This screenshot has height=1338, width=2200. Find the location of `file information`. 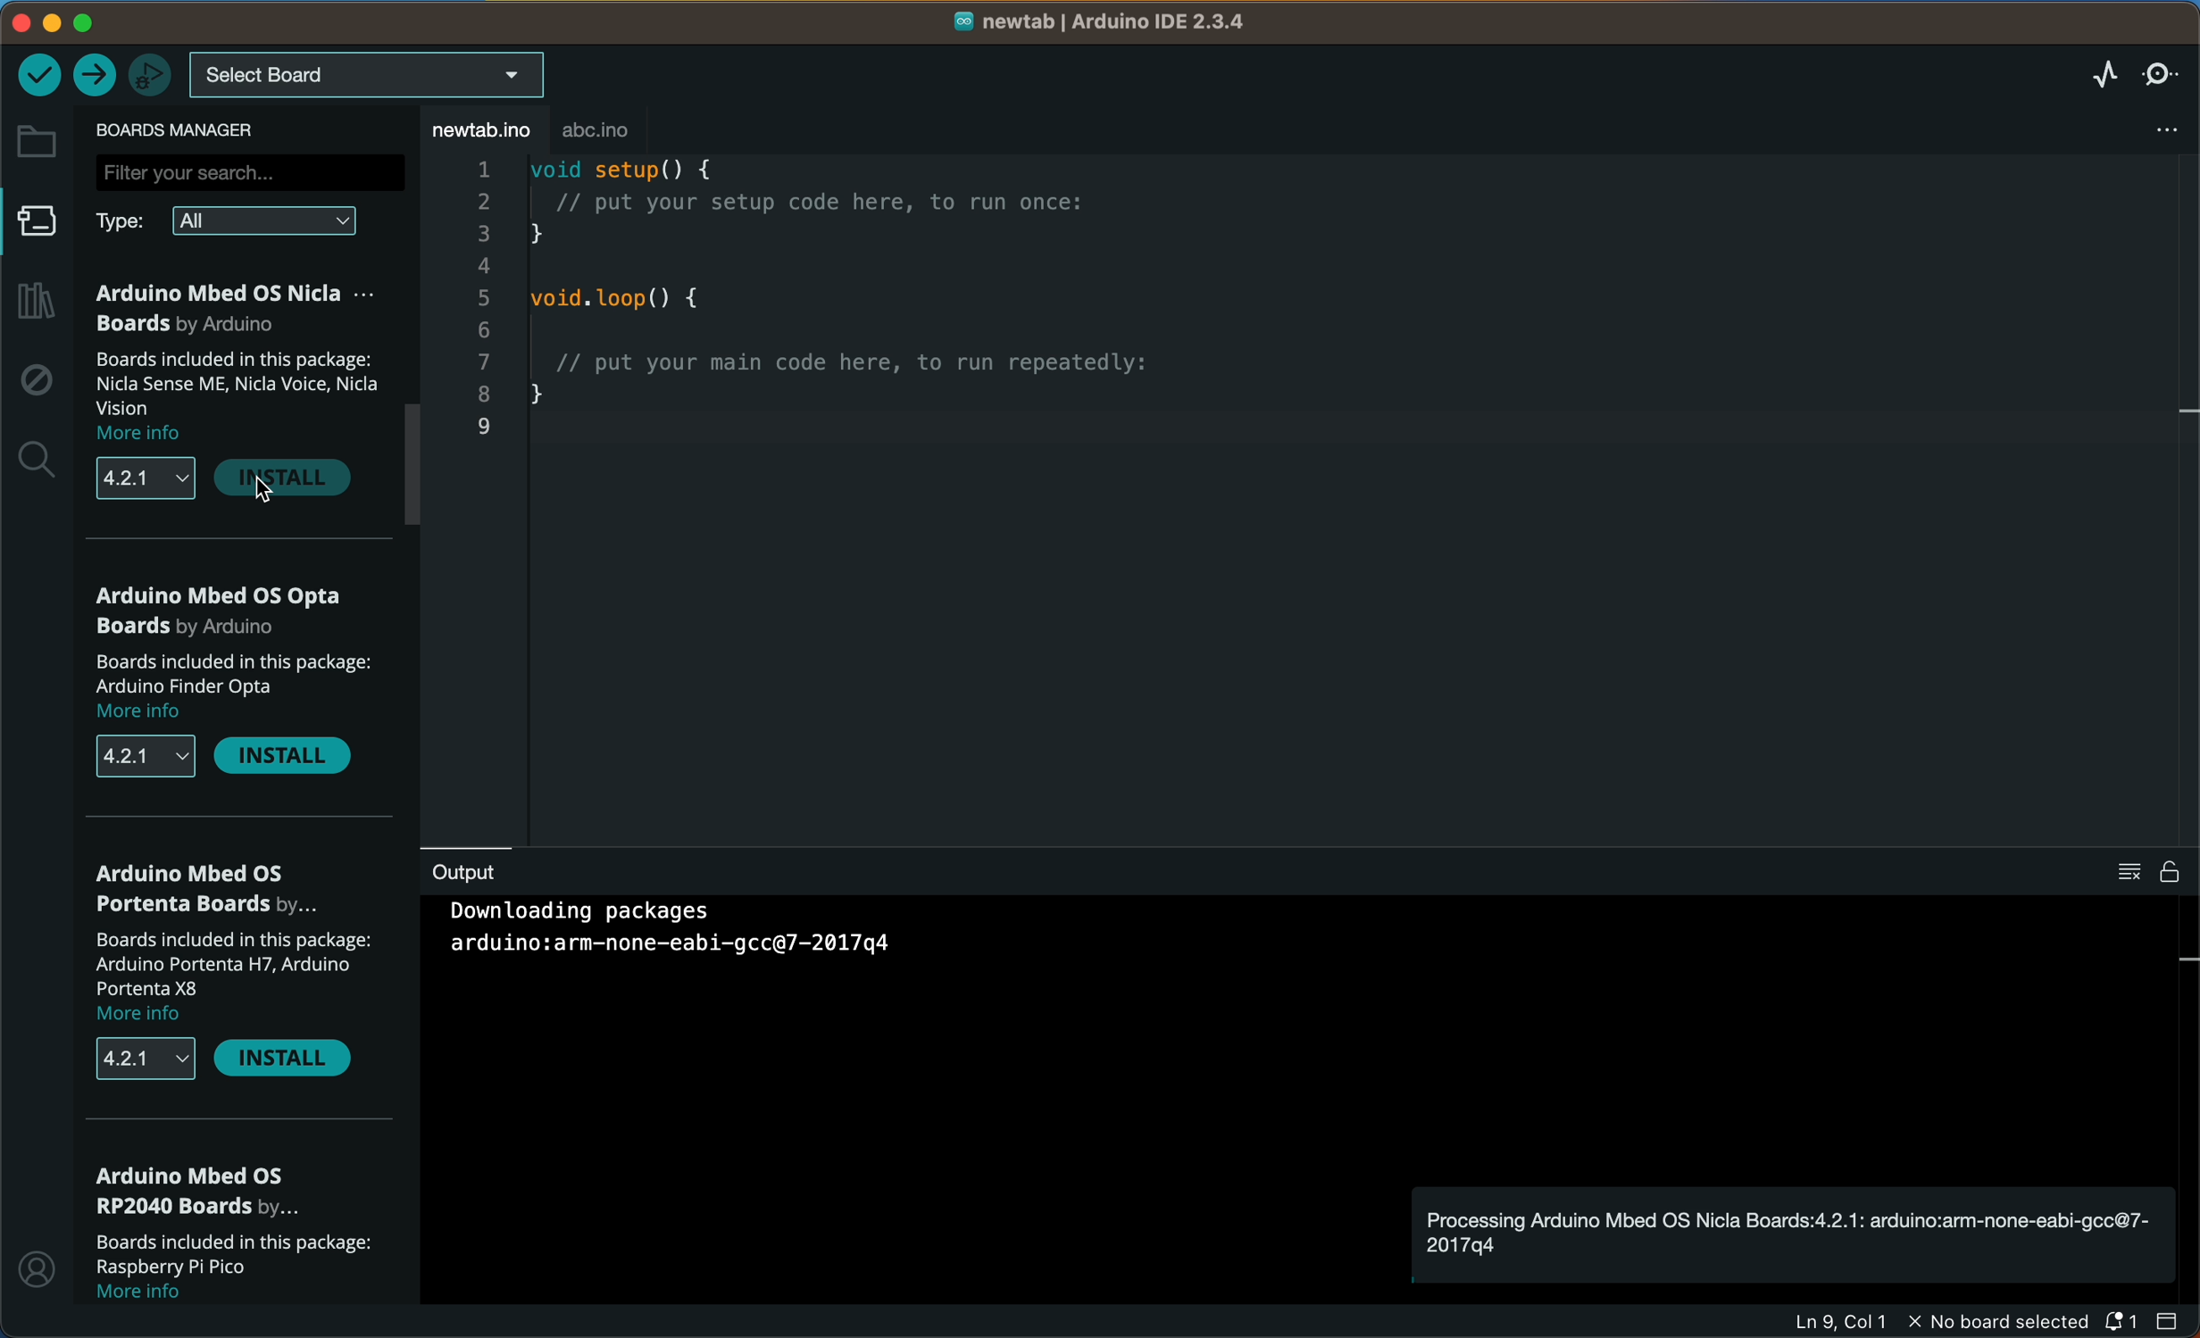

file information is located at coordinates (1896, 1322).